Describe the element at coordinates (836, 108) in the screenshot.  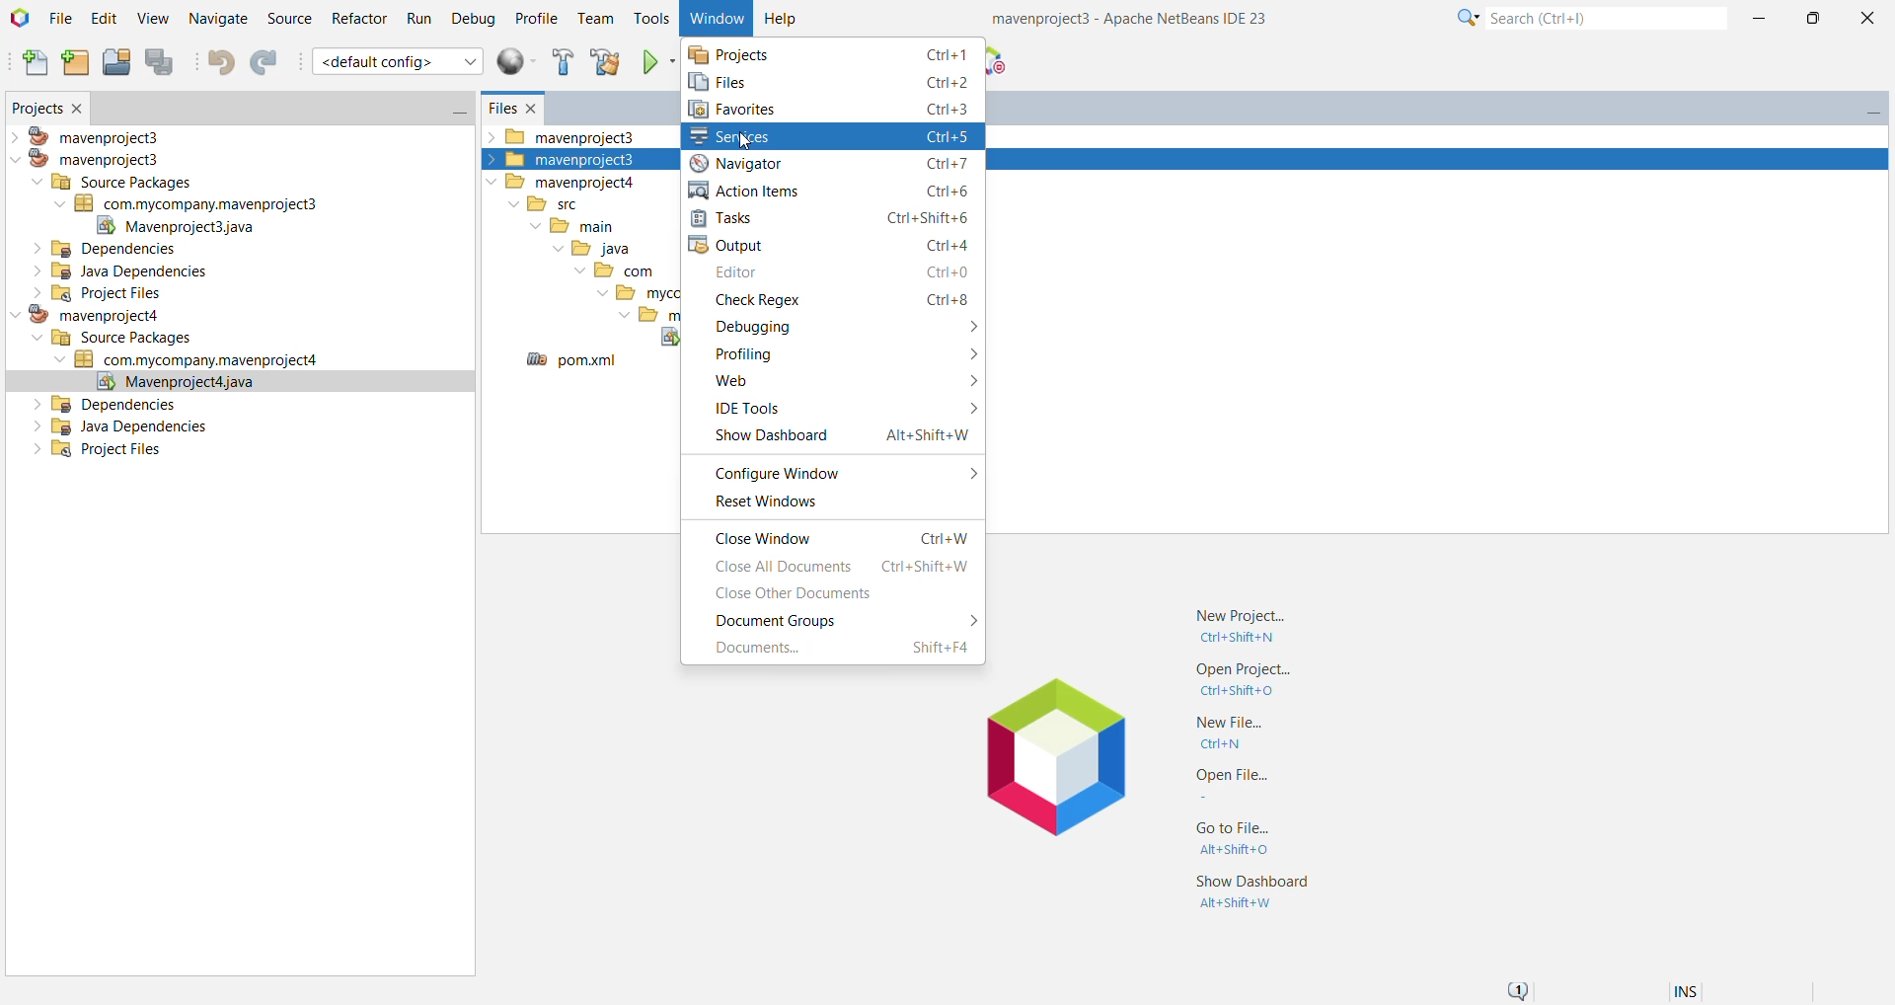
I see `Favorites` at that location.